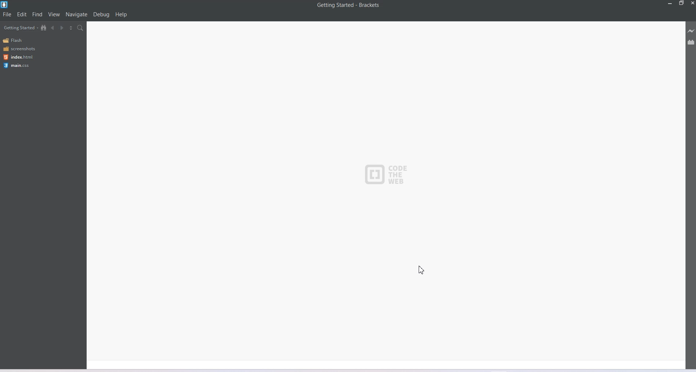 The image size is (696, 372). I want to click on Maximize, so click(681, 3).